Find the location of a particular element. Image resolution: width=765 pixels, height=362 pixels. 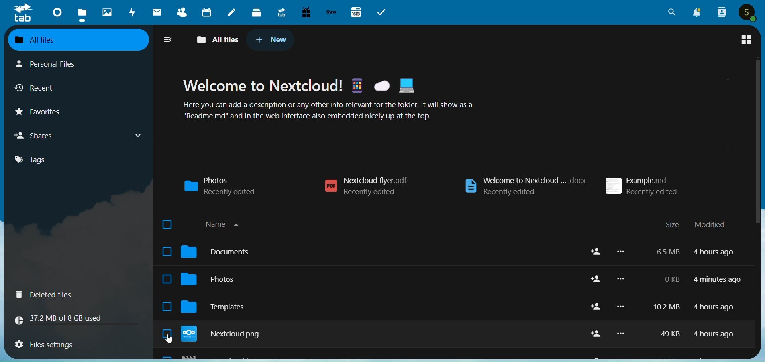

picture is located at coordinates (105, 13).